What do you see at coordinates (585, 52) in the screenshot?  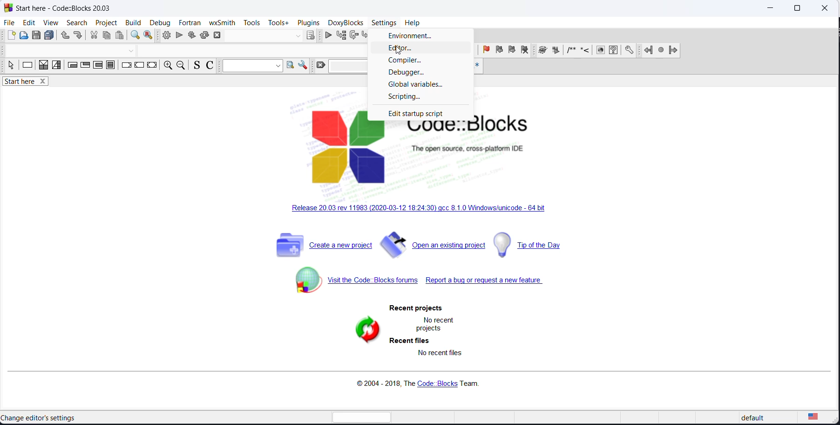 I see `icon` at bounding box center [585, 52].